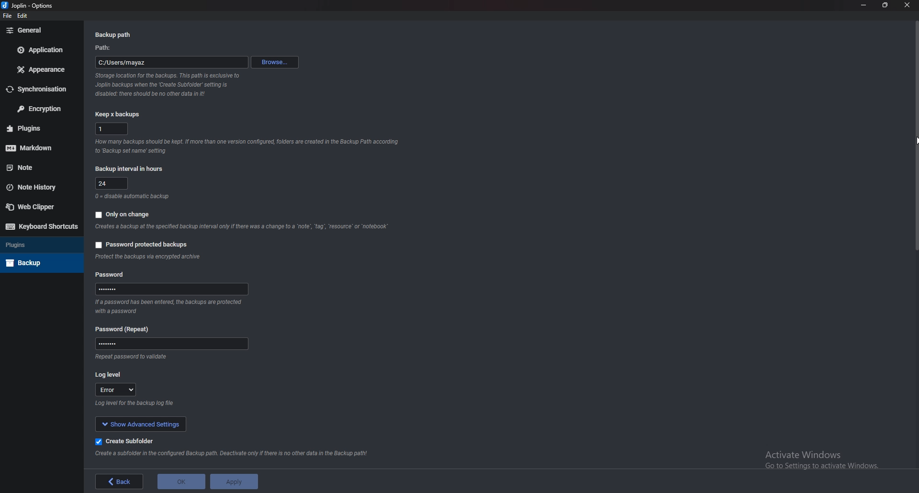  Describe the element at coordinates (144, 246) in the screenshot. I see `Password protected backups` at that location.